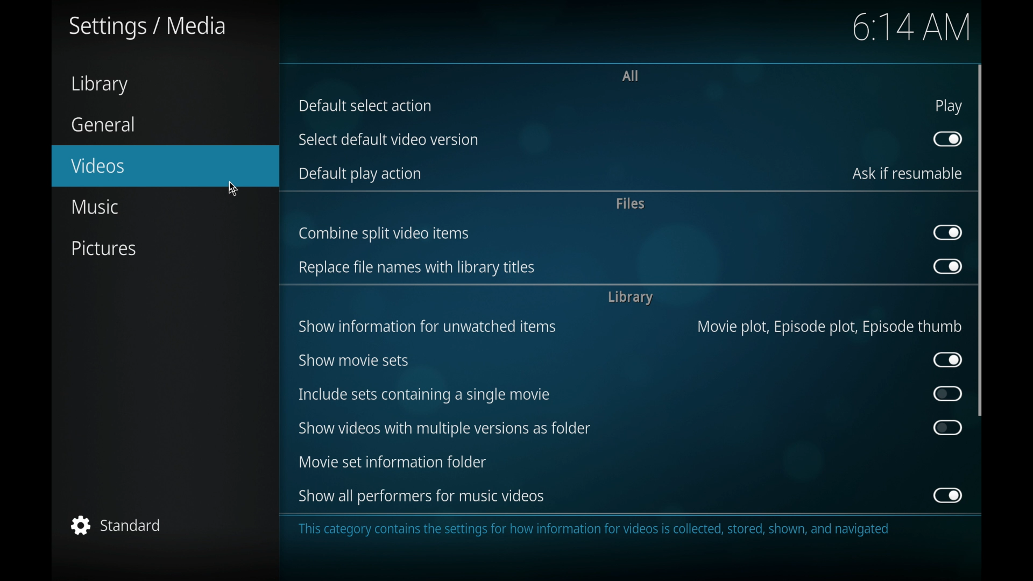 Image resolution: width=1033 pixels, height=581 pixels. Describe the element at coordinates (947, 232) in the screenshot. I see `toggle button` at that location.